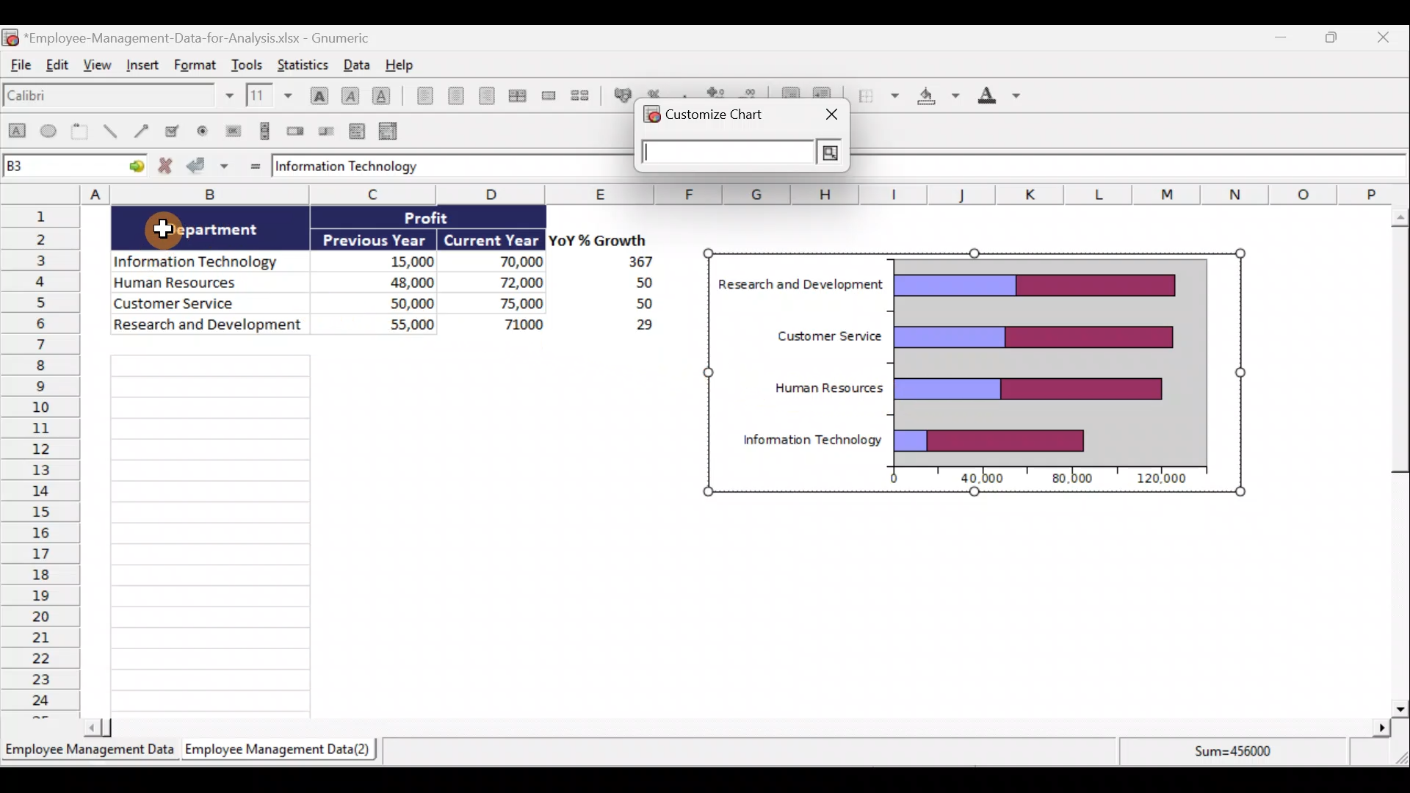 Image resolution: width=1410 pixels, height=793 pixels. Describe the element at coordinates (317, 90) in the screenshot. I see `Bold` at that location.